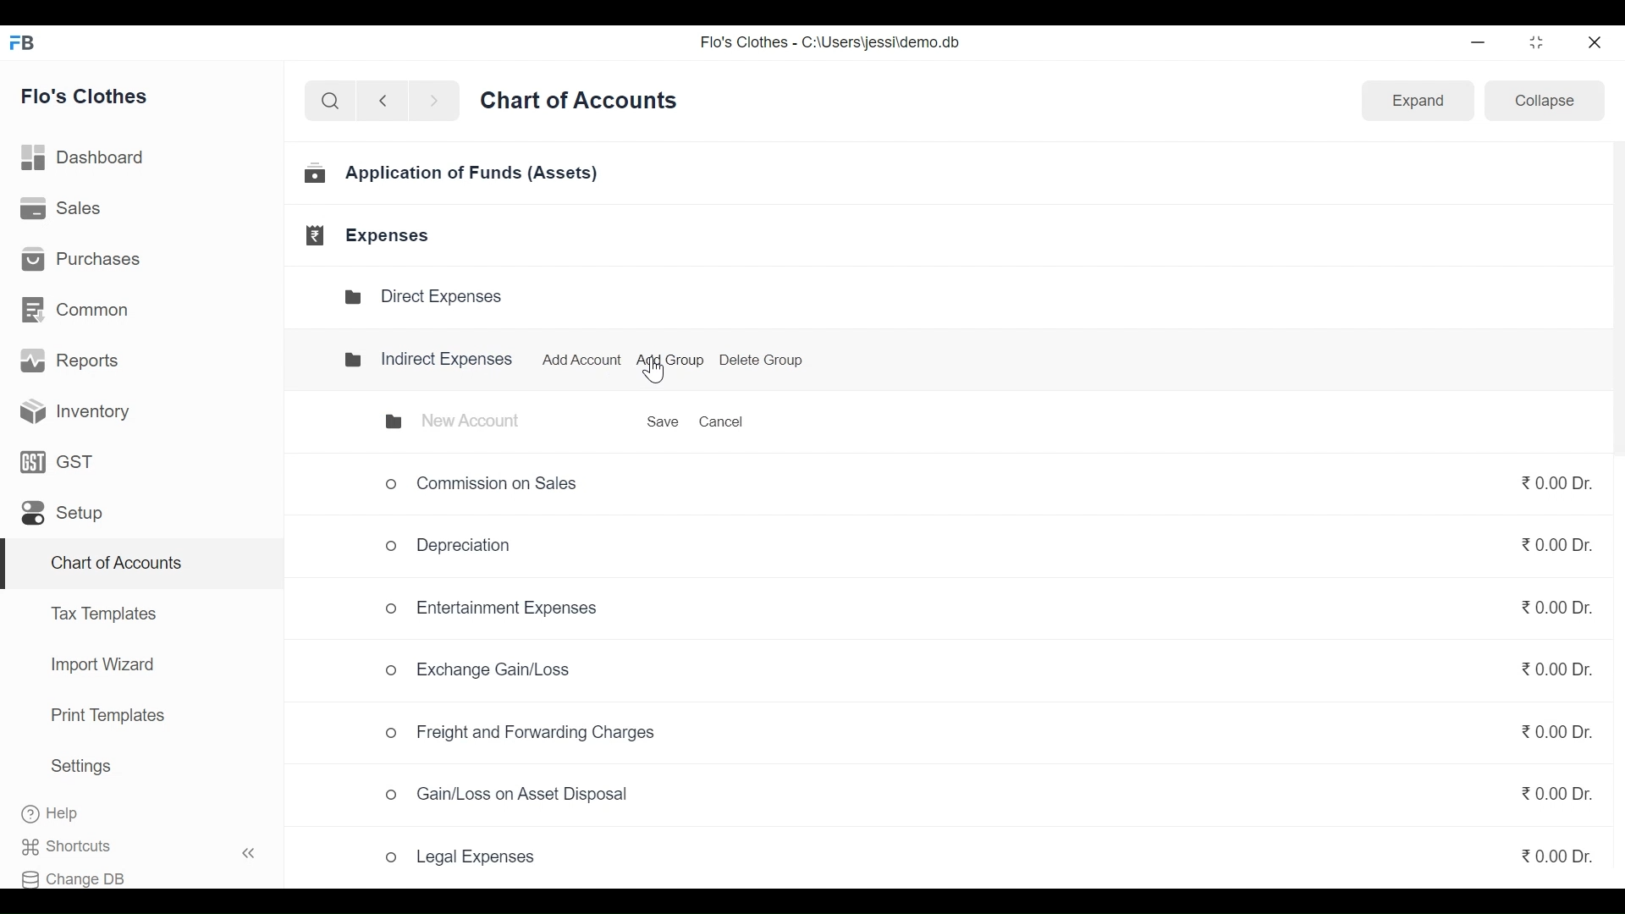 This screenshot has width=1625, height=914. I want to click on Flo's Clothes, so click(92, 97).